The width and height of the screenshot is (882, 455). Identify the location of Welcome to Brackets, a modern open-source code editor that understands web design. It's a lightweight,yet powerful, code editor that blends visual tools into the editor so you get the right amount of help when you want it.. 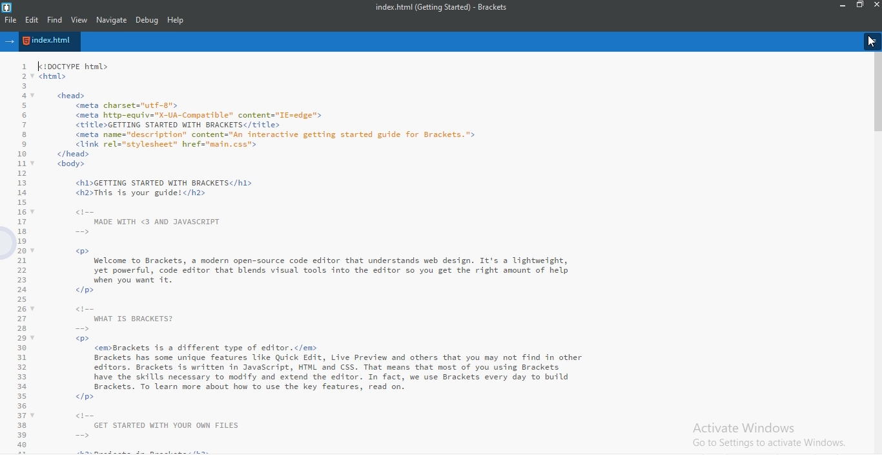
(315, 257).